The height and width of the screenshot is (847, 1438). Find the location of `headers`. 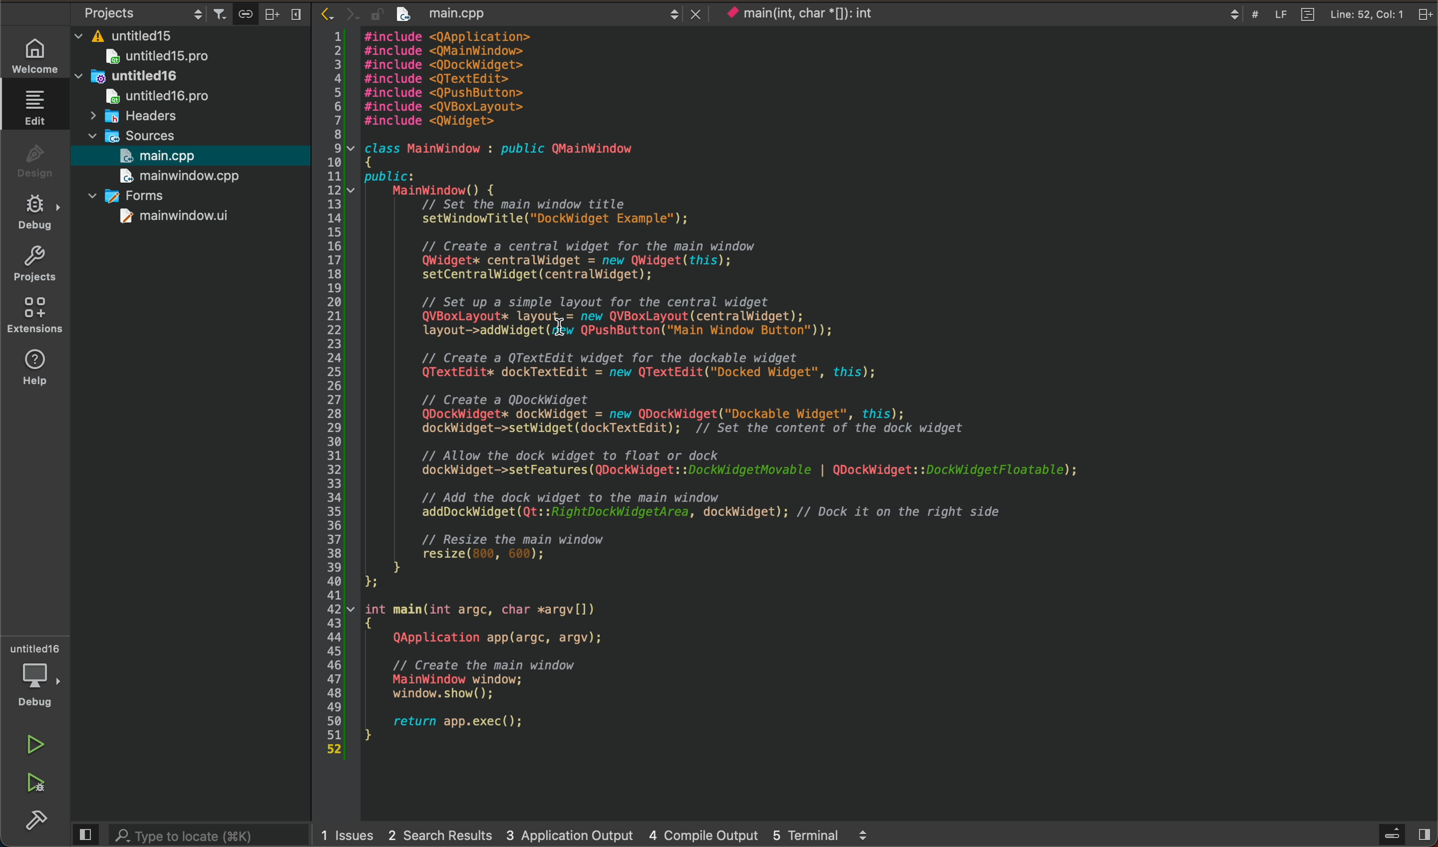

headers is located at coordinates (142, 115).